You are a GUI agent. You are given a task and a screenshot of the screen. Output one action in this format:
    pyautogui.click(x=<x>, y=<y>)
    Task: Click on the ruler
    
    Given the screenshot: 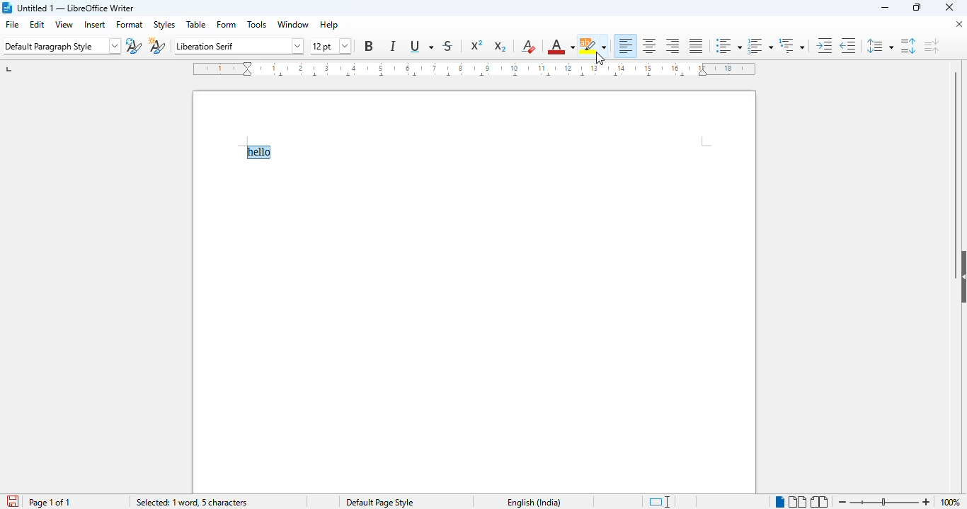 What is the action you would take?
    pyautogui.click(x=474, y=69)
    